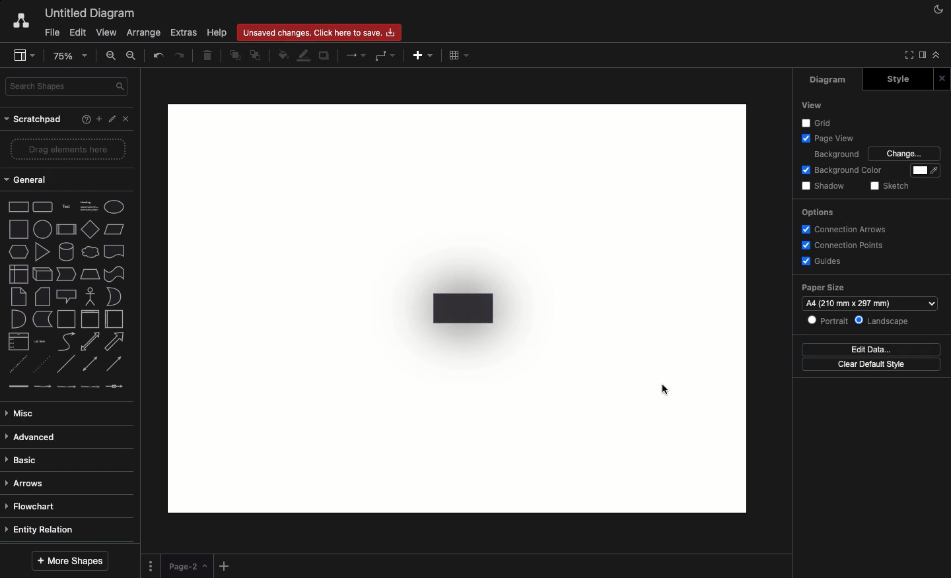  I want to click on Background color, so click(845, 171).